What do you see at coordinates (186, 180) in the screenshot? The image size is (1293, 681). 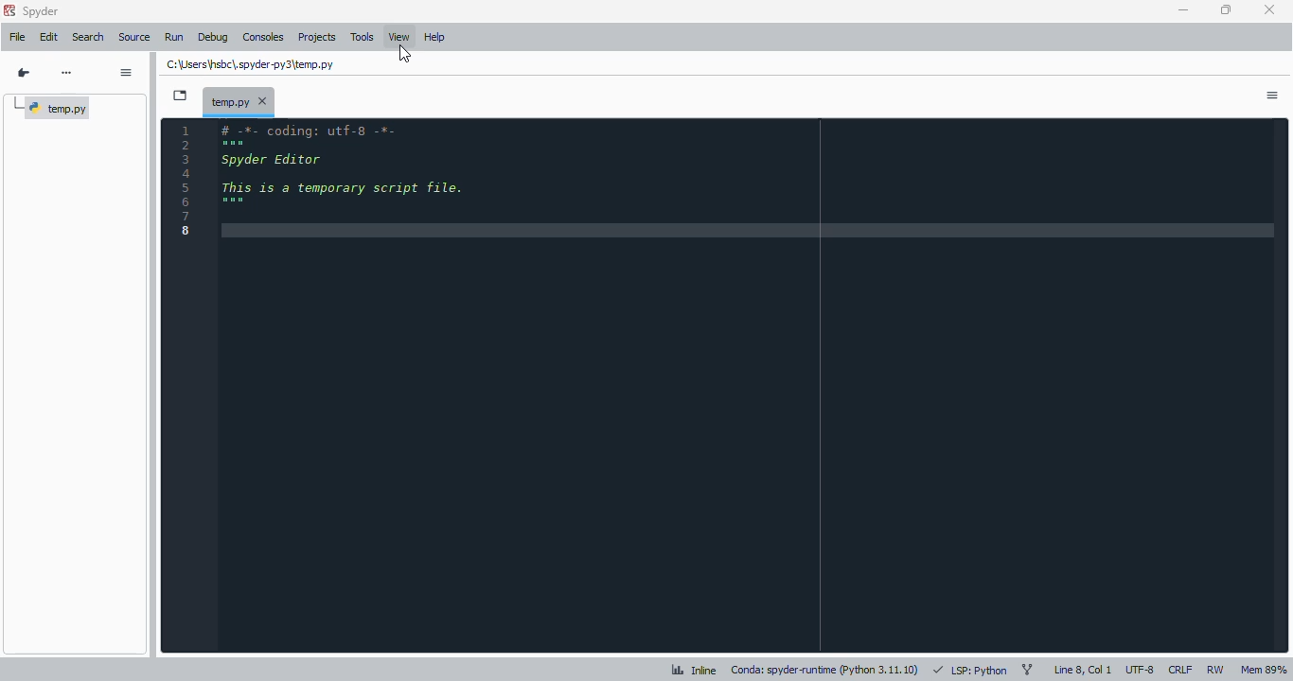 I see `line numbers` at bounding box center [186, 180].